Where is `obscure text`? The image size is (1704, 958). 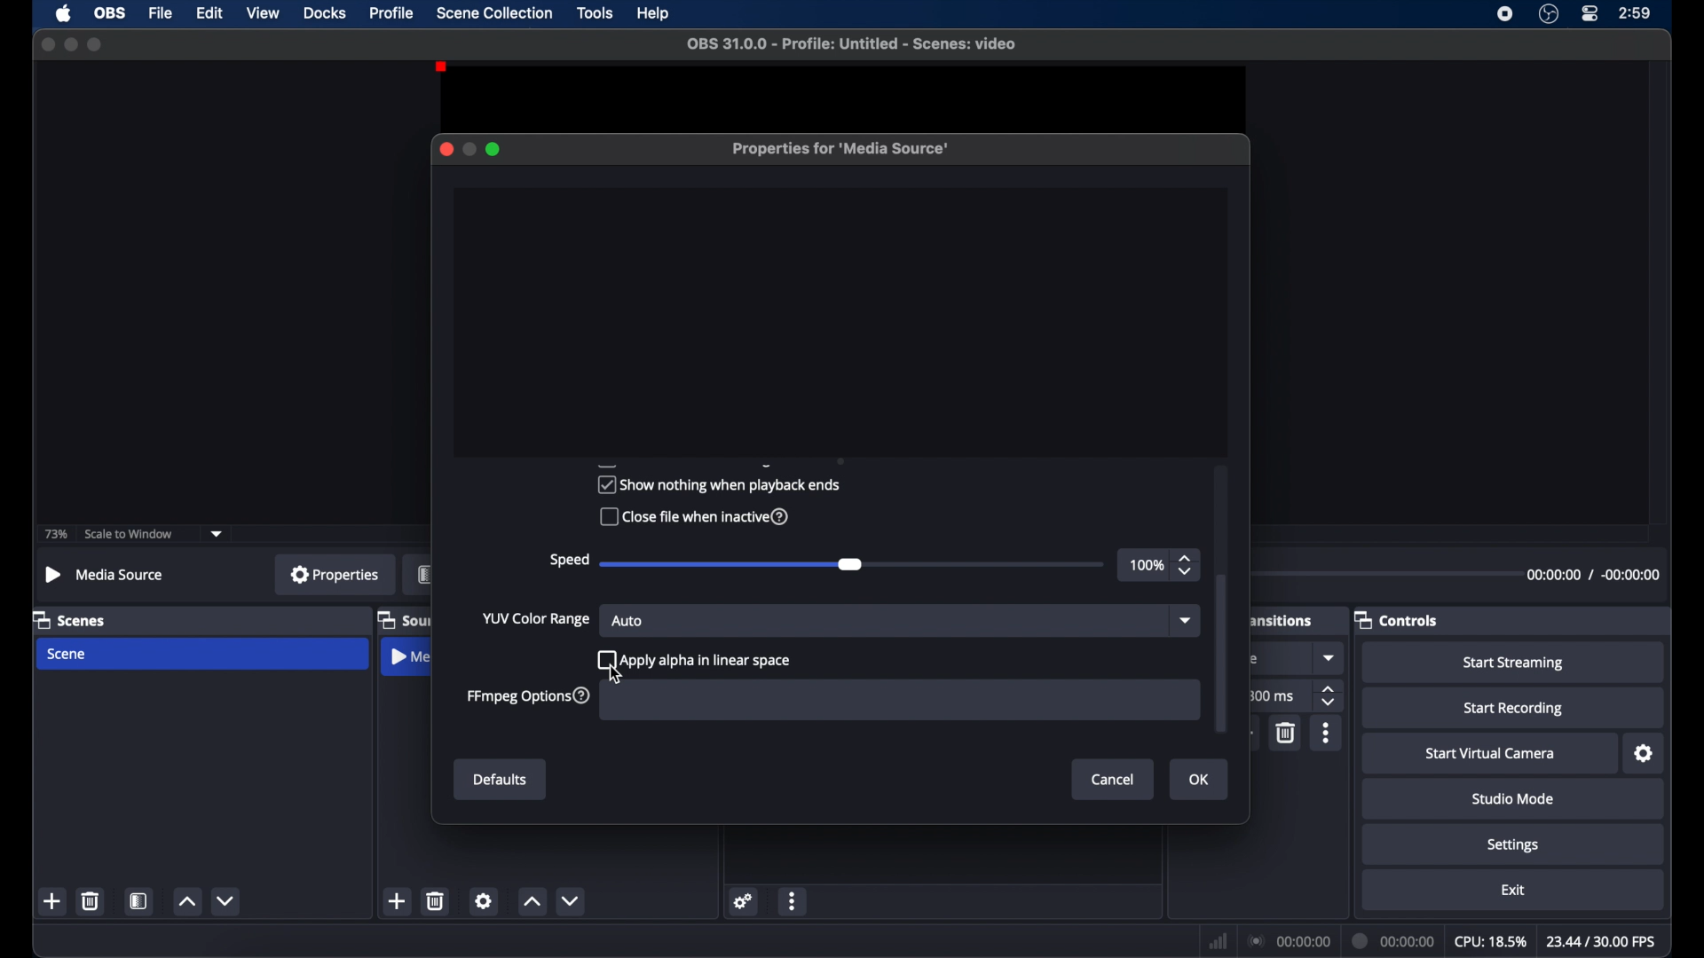
obscure text is located at coordinates (682, 462).